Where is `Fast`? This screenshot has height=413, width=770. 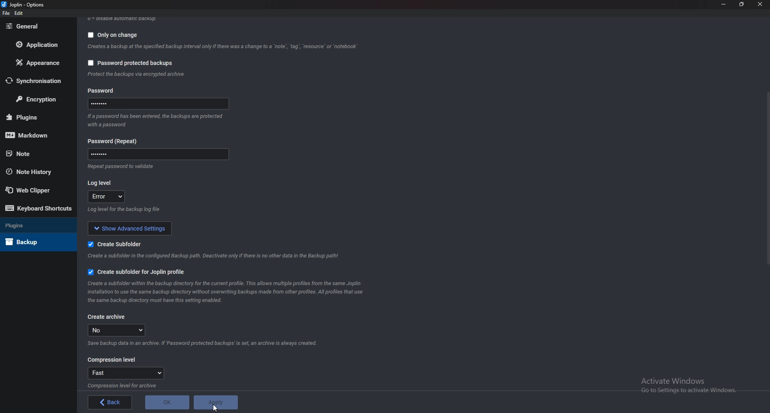 Fast is located at coordinates (125, 373).